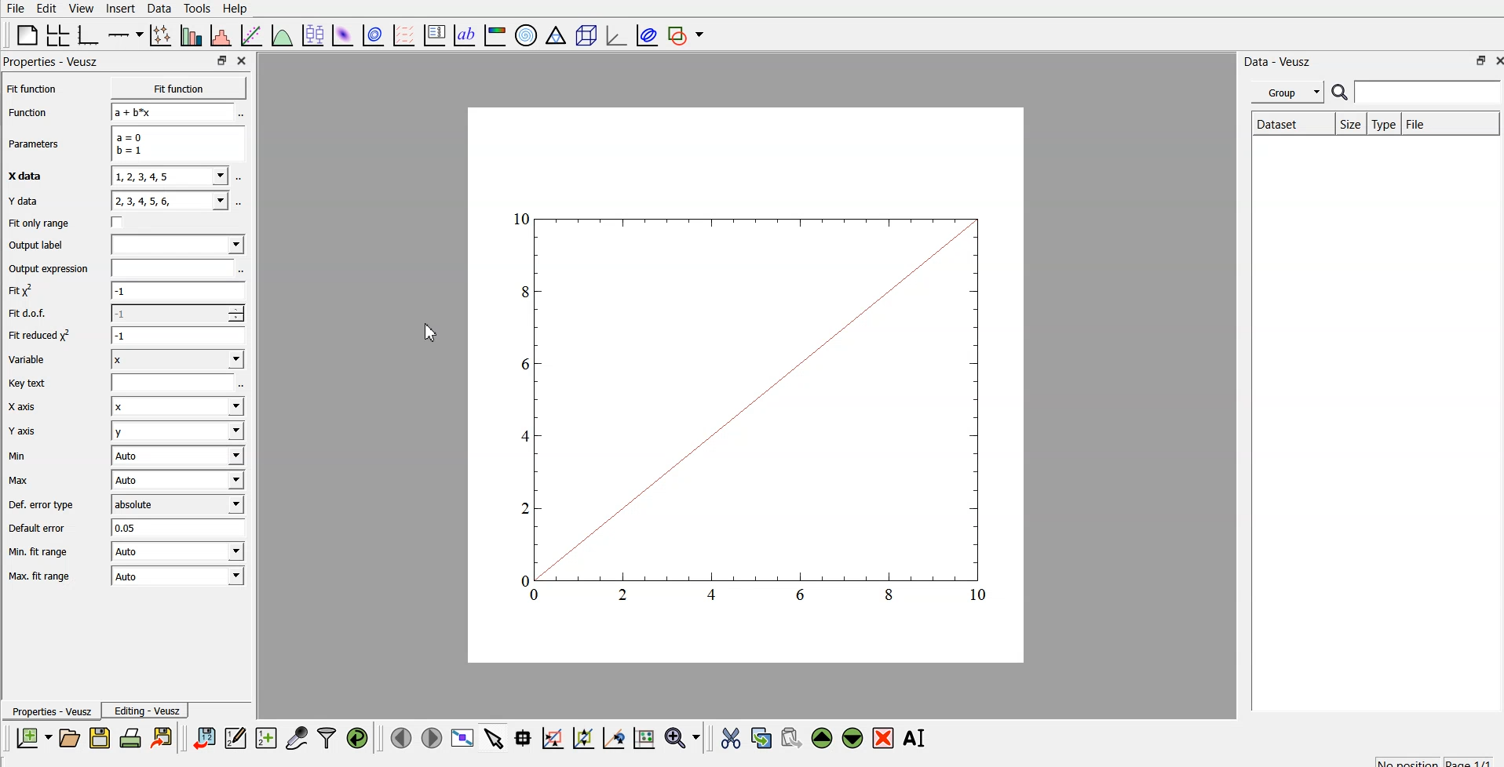 The height and width of the screenshot is (767, 1504). Describe the element at coordinates (54, 63) in the screenshot. I see `Properties - Veusz` at that location.